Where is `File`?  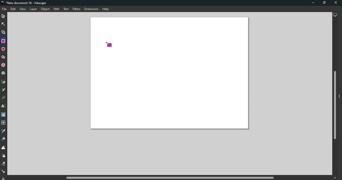 File is located at coordinates (5, 9).